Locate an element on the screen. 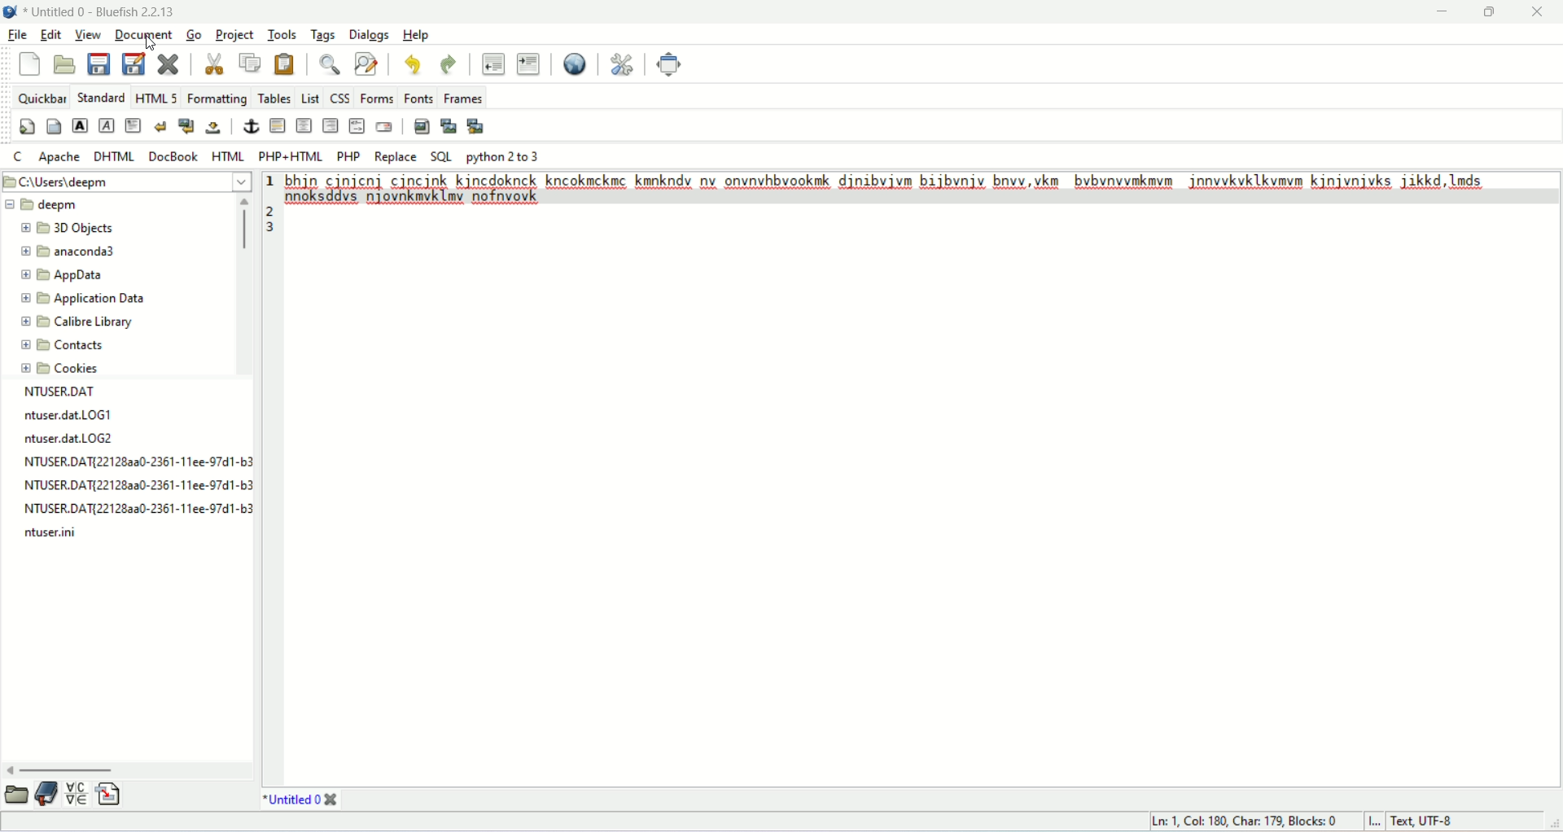  redo is located at coordinates (445, 65).